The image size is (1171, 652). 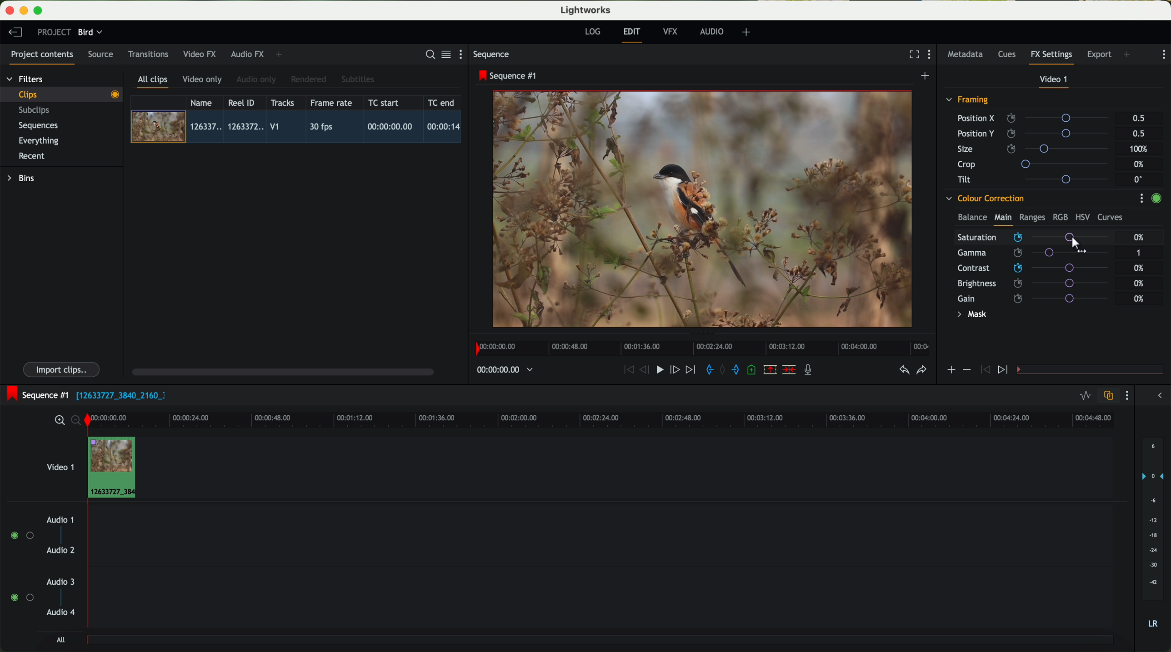 What do you see at coordinates (32, 157) in the screenshot?
I see `recent` at bounding box center [32, 157].